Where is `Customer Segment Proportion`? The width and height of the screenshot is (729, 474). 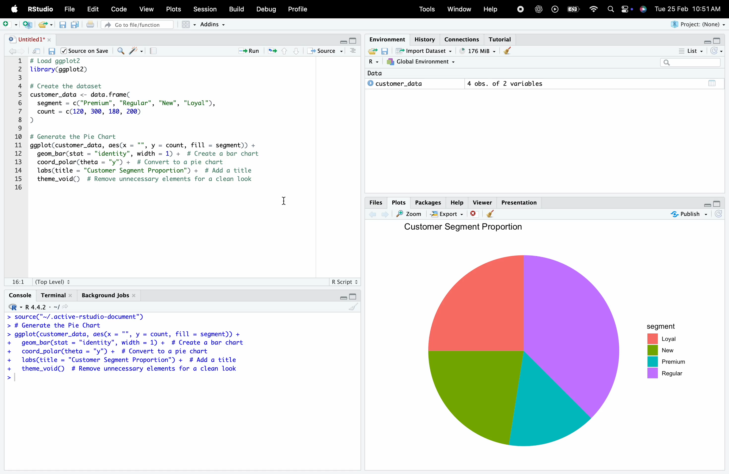 Customer Segment Proportion is located at coordinates (465, 228).